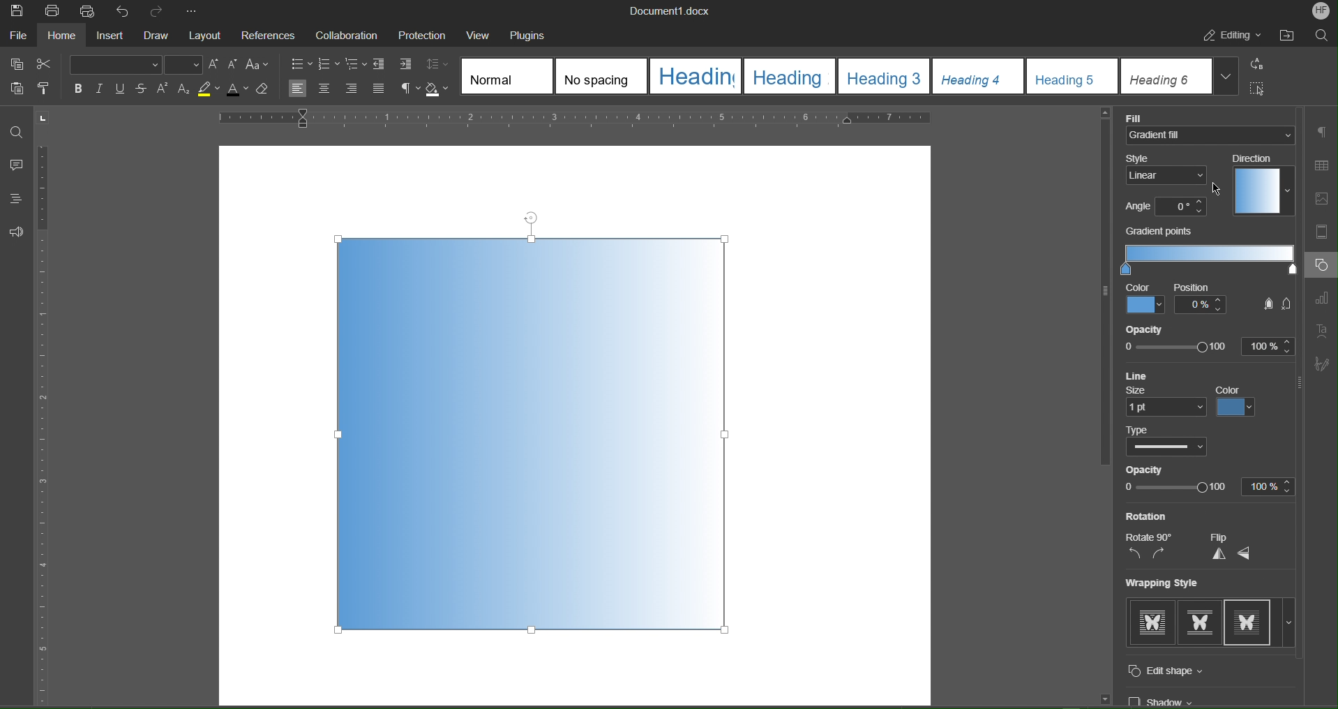 The height and width of the screenshot is (709, 1338). I want to click on Right Align, so click(353, 89).